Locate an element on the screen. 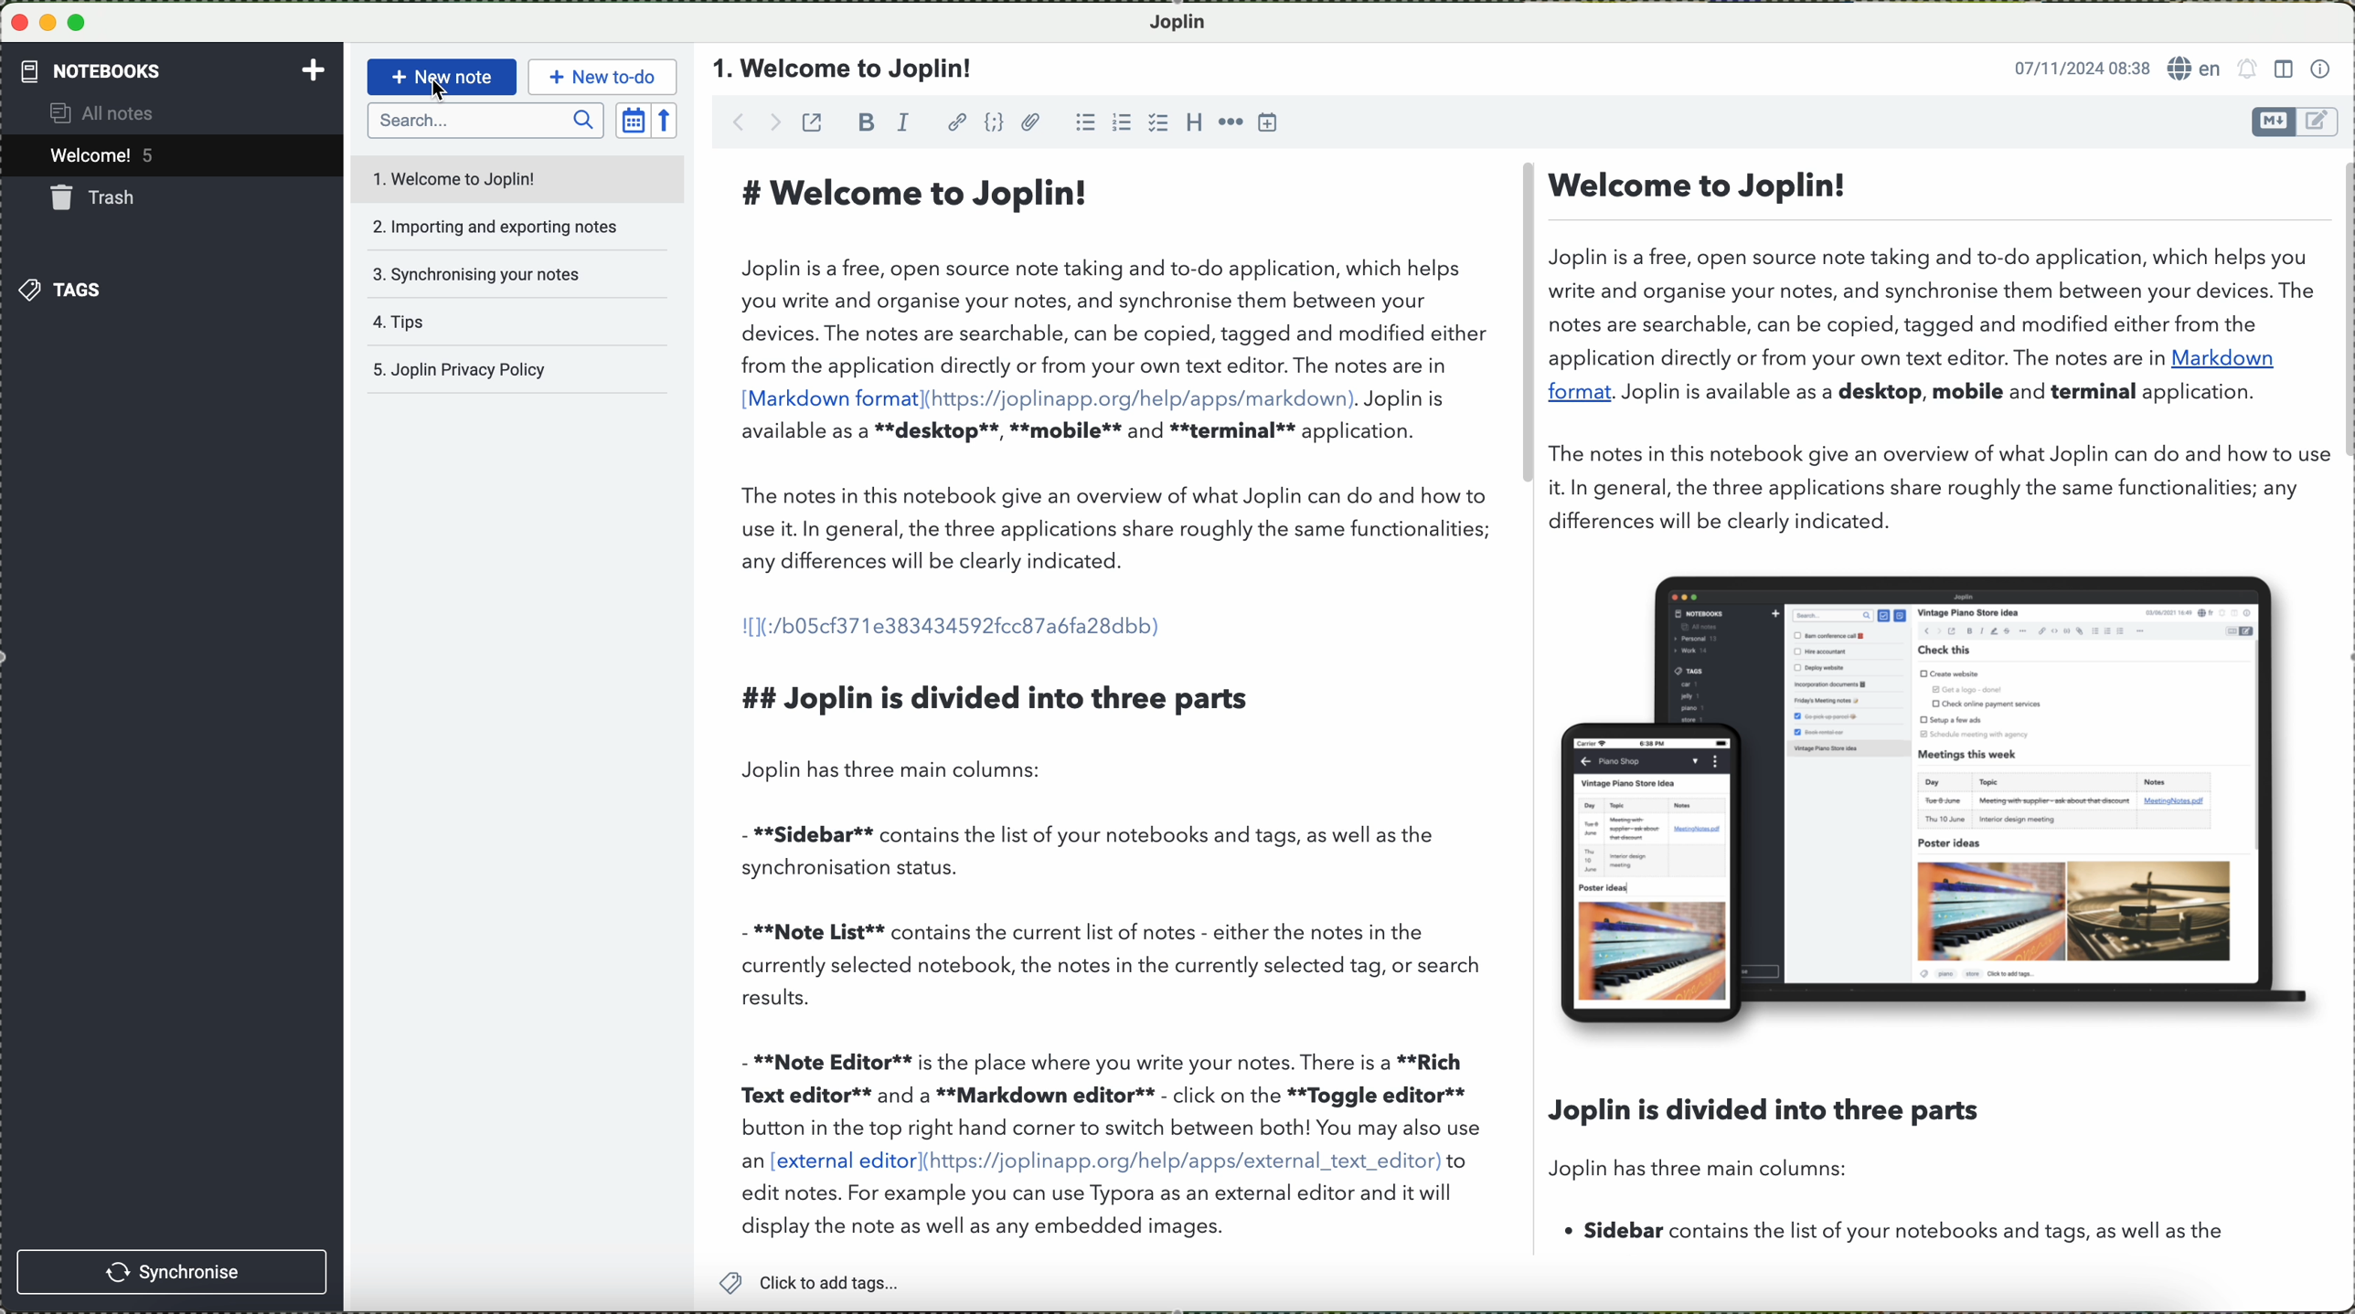 This screenshot has height=1314, width=2355. Joplin privacy policy is located at coordinates (512, 370).